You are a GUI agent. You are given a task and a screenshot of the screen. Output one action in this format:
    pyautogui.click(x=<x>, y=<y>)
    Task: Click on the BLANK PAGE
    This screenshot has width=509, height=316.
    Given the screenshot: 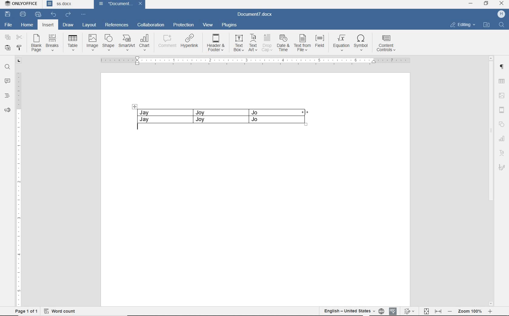 What is the action you would take?
    pyautogui.click(x=35, y=44)
    